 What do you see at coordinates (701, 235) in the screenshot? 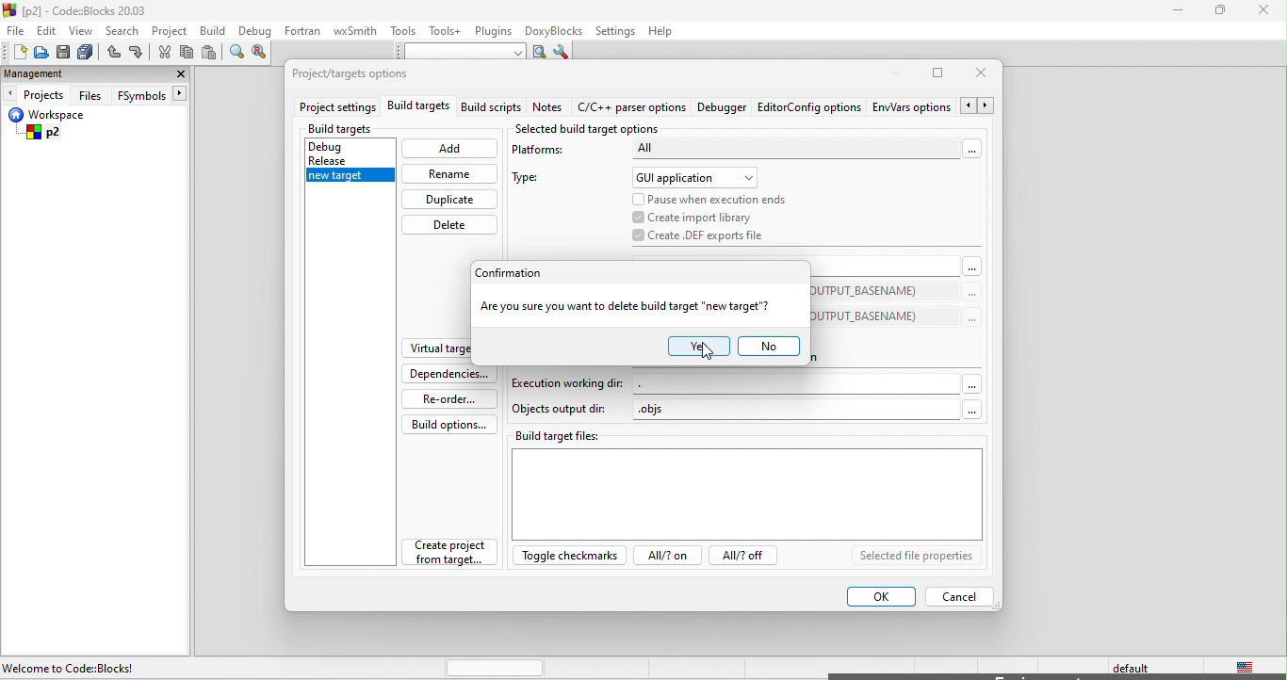
I see `create def exports file` at bounding box center [701, 235].